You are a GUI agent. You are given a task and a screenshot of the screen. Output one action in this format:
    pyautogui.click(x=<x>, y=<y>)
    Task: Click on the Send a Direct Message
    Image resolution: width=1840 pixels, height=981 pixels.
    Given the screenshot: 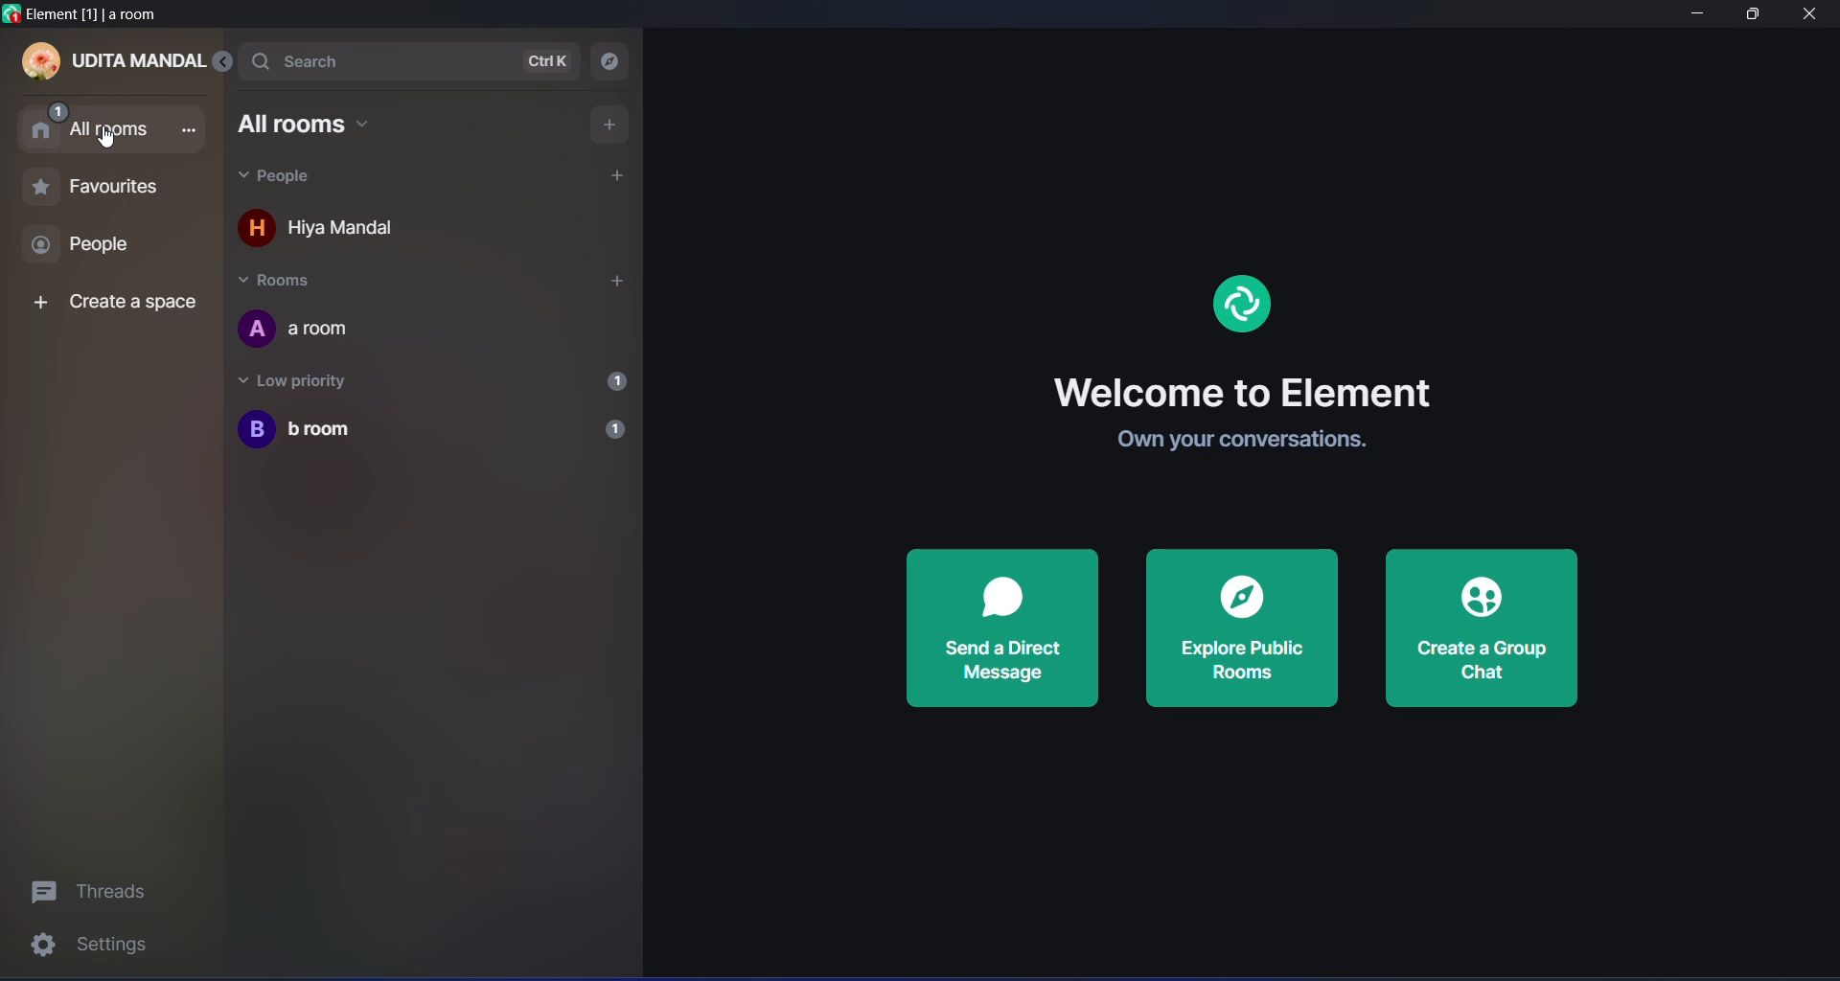 What is the action you would take?
    pyautogui.click(x=1005, y=628)
    